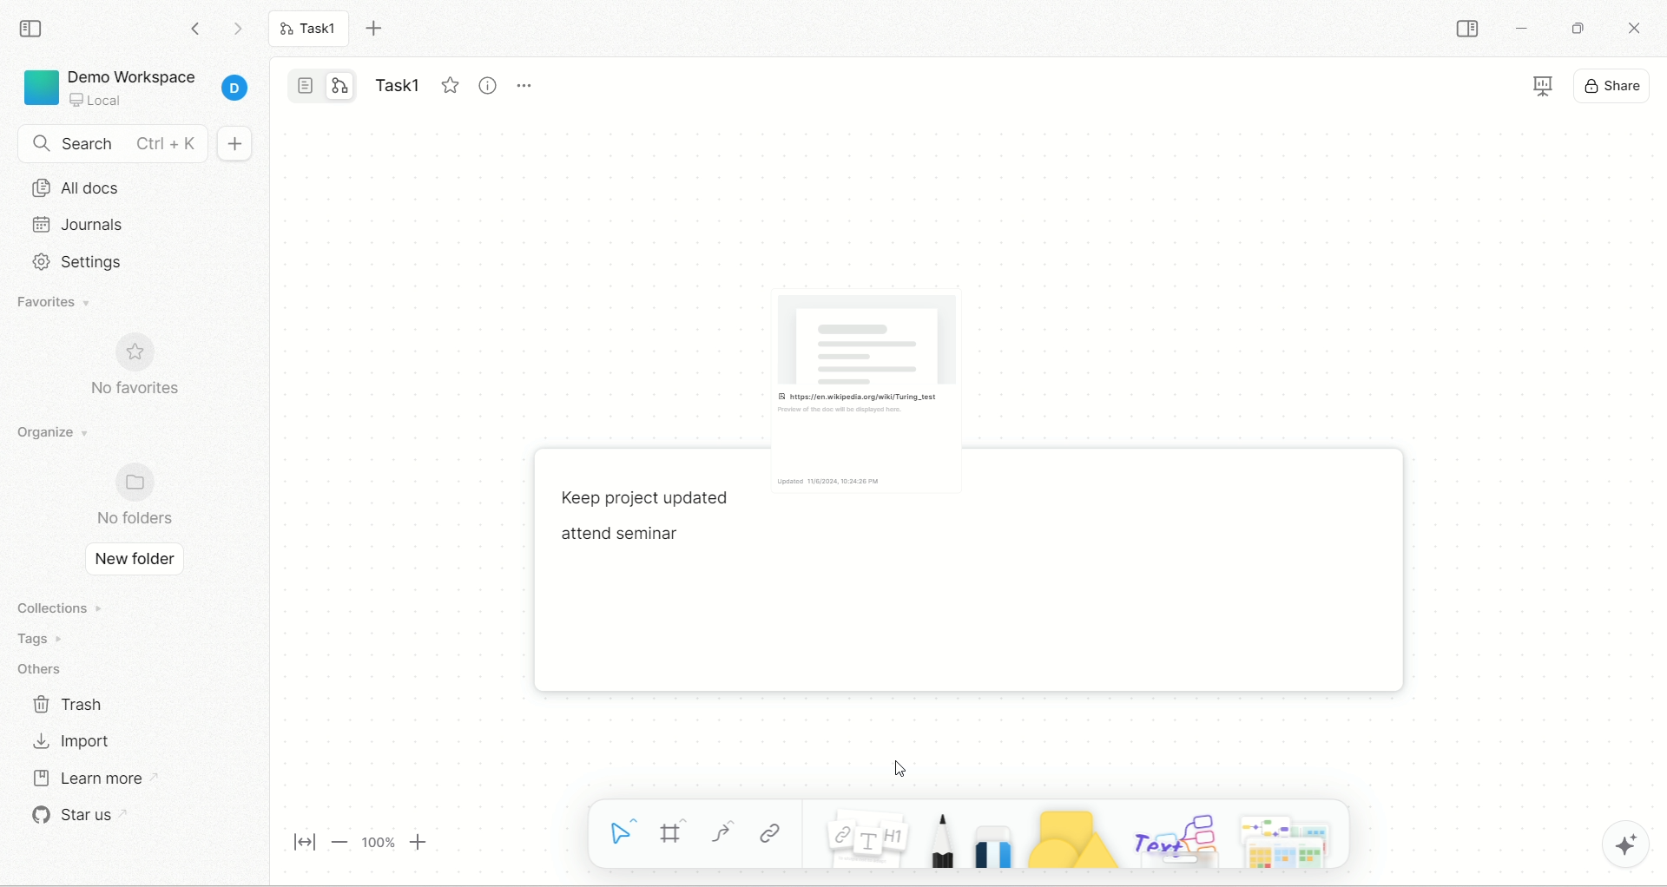 The width and height of the screenshot is (1667, 887). I want to click on collapse sidebar, so click(1466, 29).